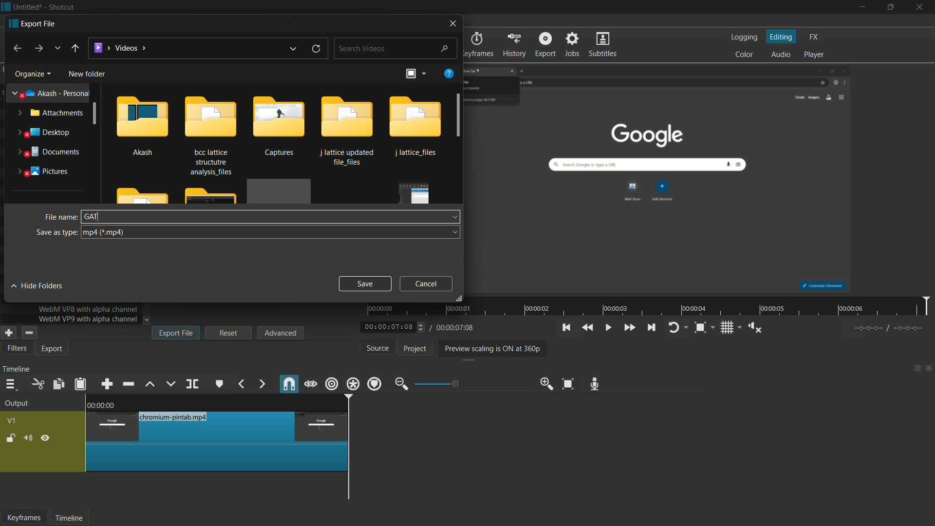 This screenshot has height=526, width=935. I want to click on desktop, so click(43, 132).